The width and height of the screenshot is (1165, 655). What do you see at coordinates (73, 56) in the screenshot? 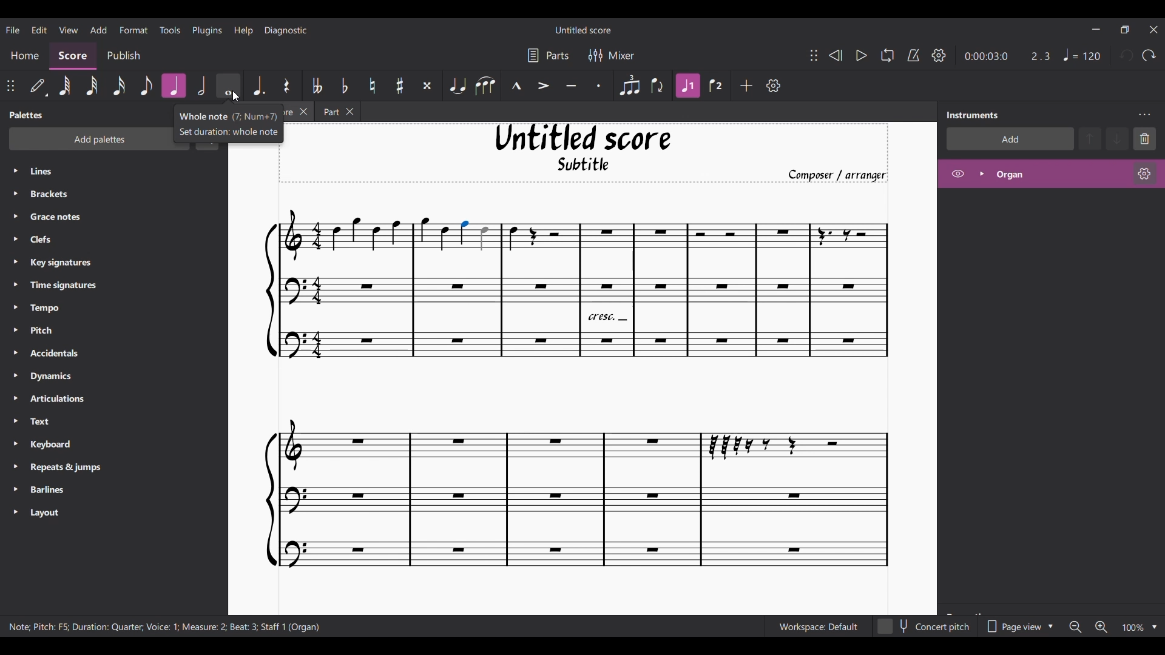
I see `Score section, highlighted` at bounding box center [73, 56].